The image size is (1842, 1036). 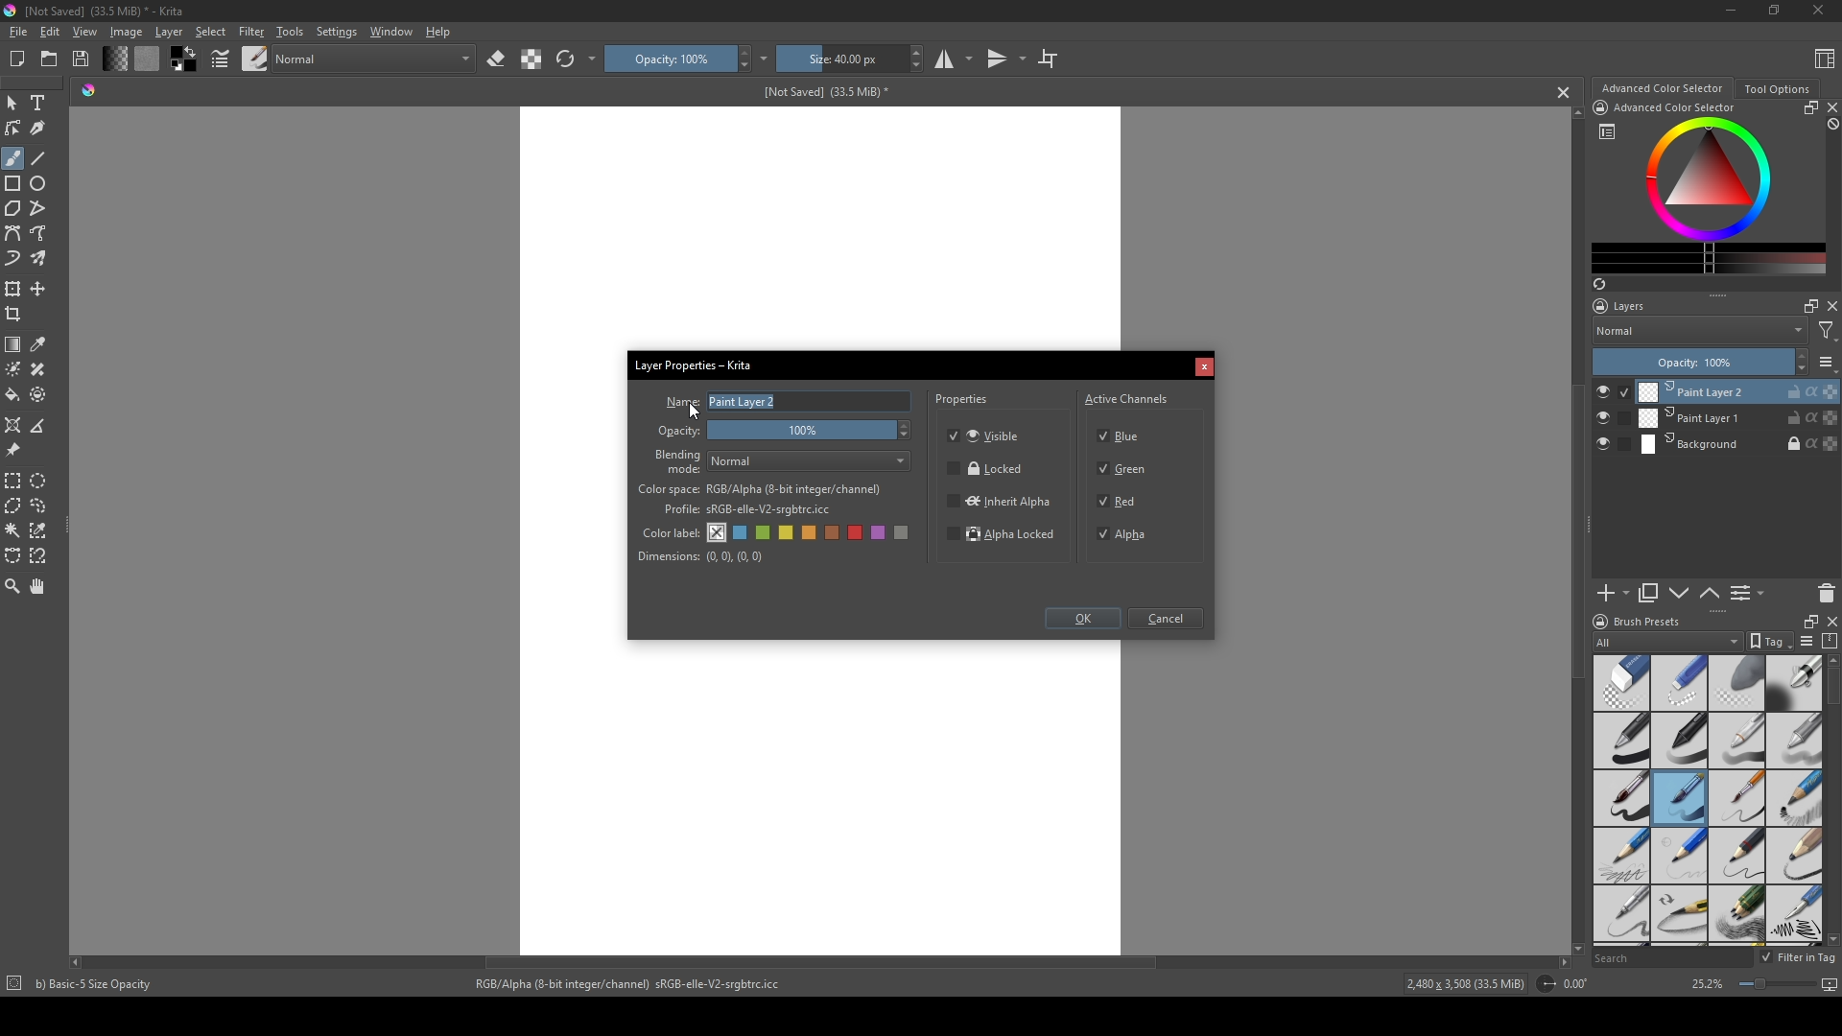 I want to click on contrast, so click(x=531, y=59).